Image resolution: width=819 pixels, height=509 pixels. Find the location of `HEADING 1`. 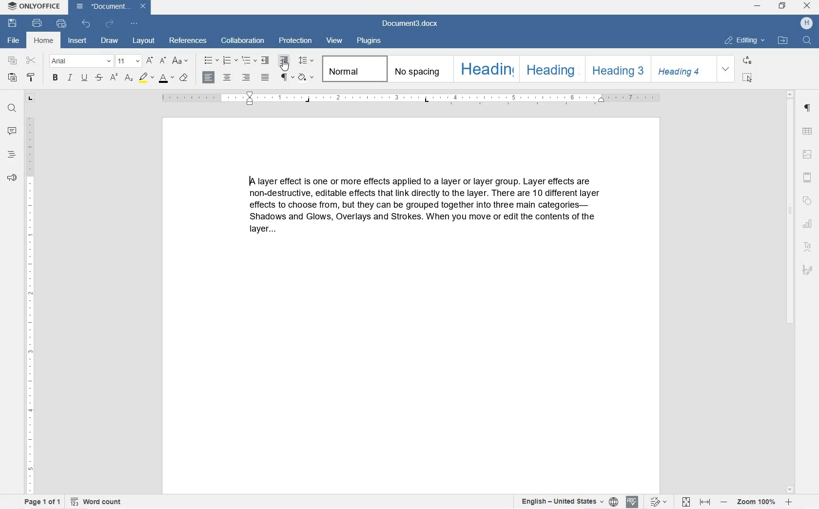

HEADING 1 is located at coordinates (486, 68).